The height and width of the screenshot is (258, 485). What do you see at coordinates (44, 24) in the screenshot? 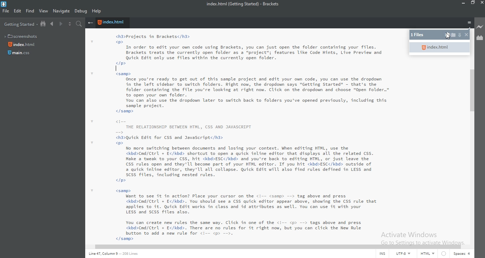
I see `Show file tree` at bounding box center [44, 24].